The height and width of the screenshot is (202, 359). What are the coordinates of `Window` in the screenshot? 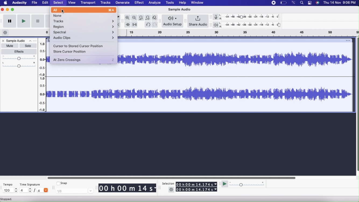 It's located at (198, 3).